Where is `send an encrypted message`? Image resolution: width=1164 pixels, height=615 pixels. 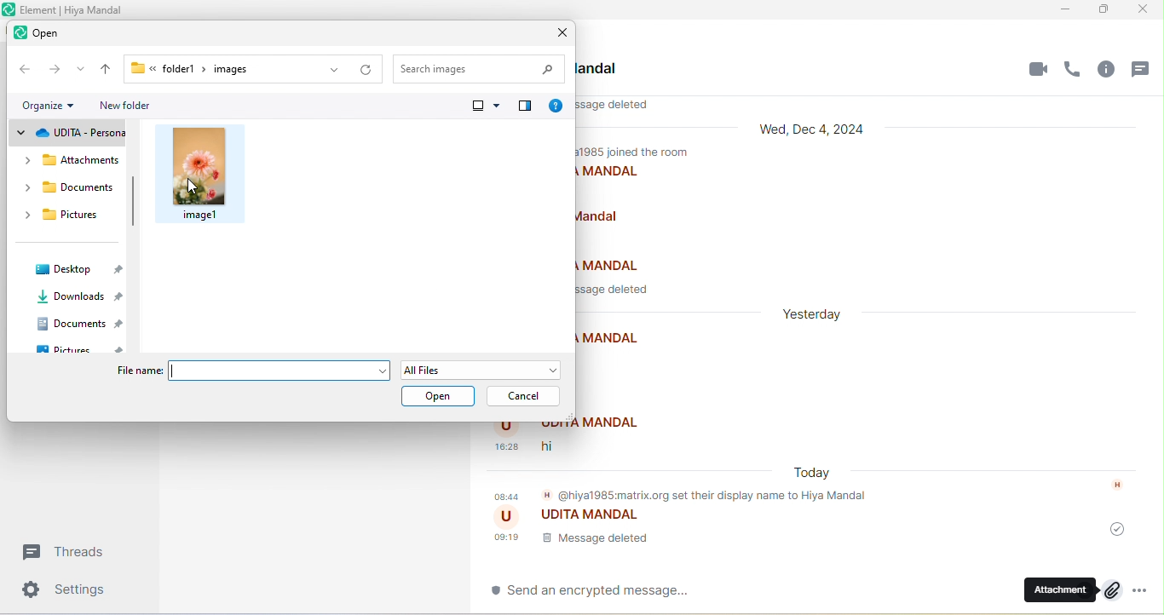
send an encrypted message is located at coordinates (596, 592).